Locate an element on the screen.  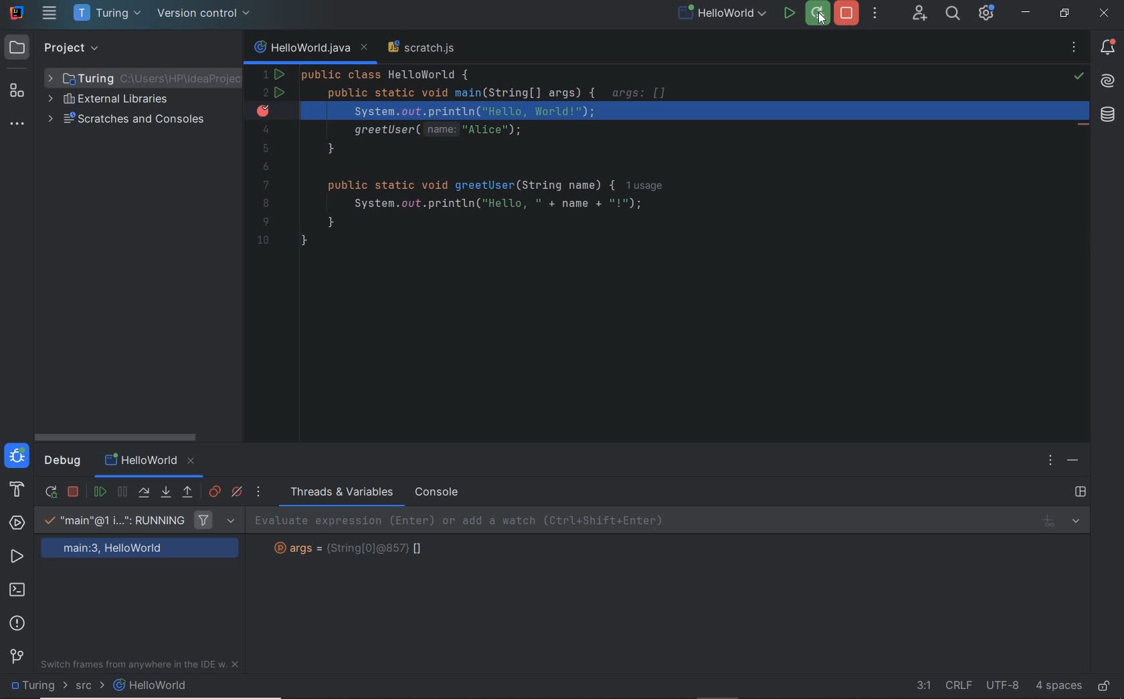
main is located at coordinates (111, 522).